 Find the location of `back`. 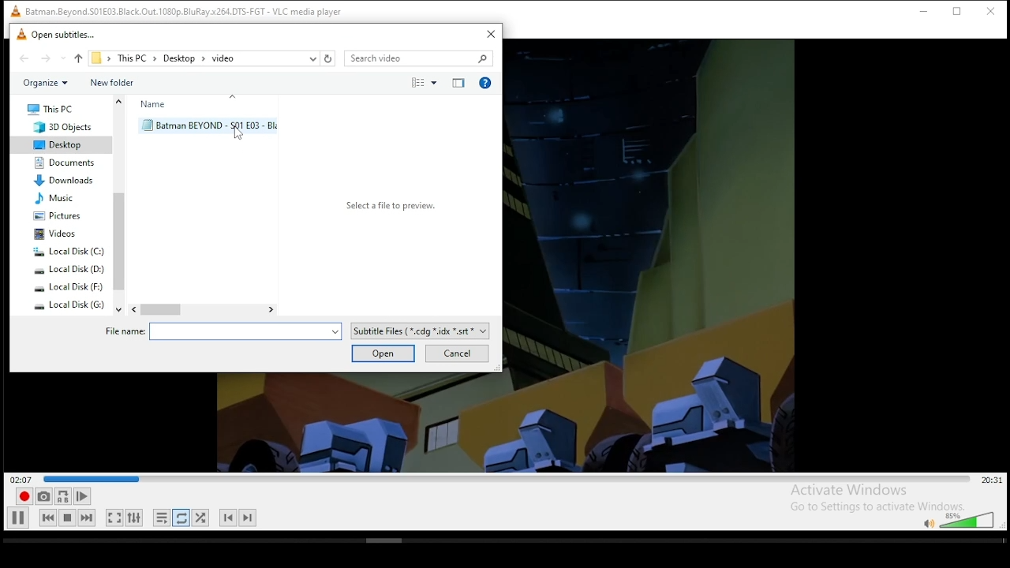

back is located at coordinates (24, 59).